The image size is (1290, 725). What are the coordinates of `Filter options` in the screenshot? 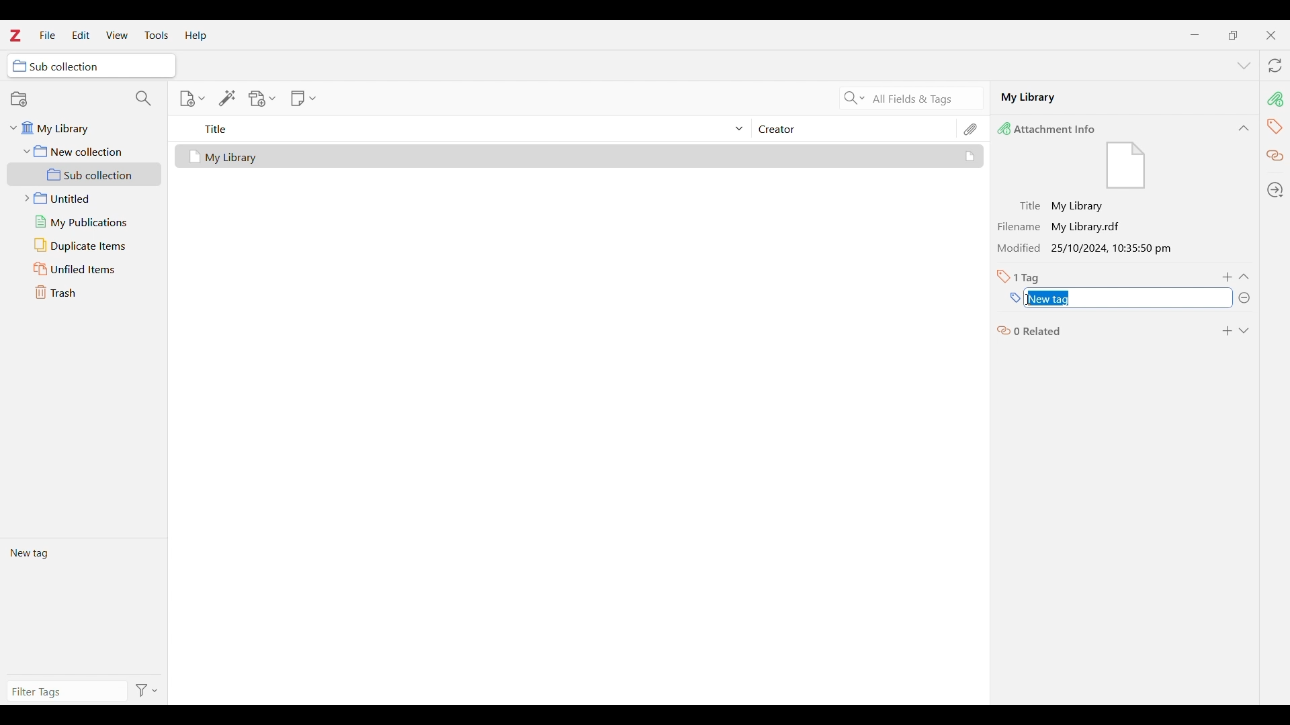 It's located at (147, 691).